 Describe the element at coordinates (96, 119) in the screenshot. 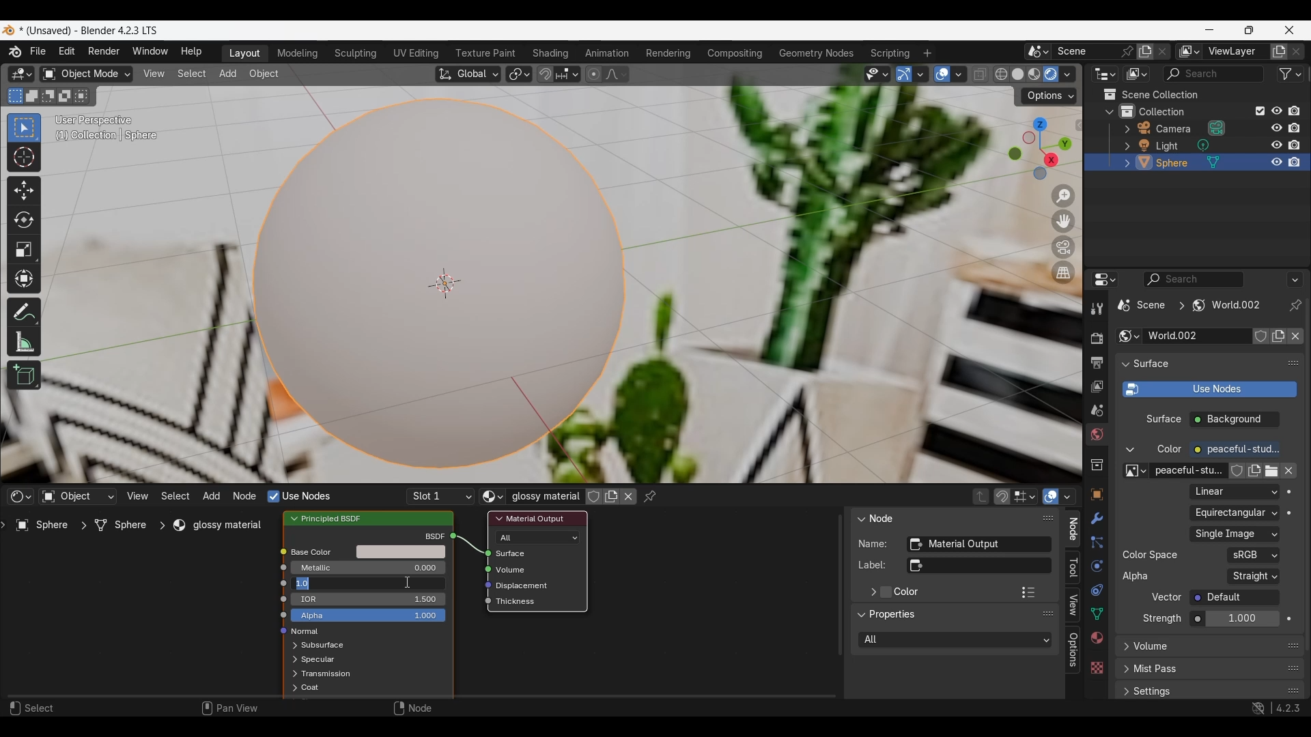

I see `User perspective` at that location.